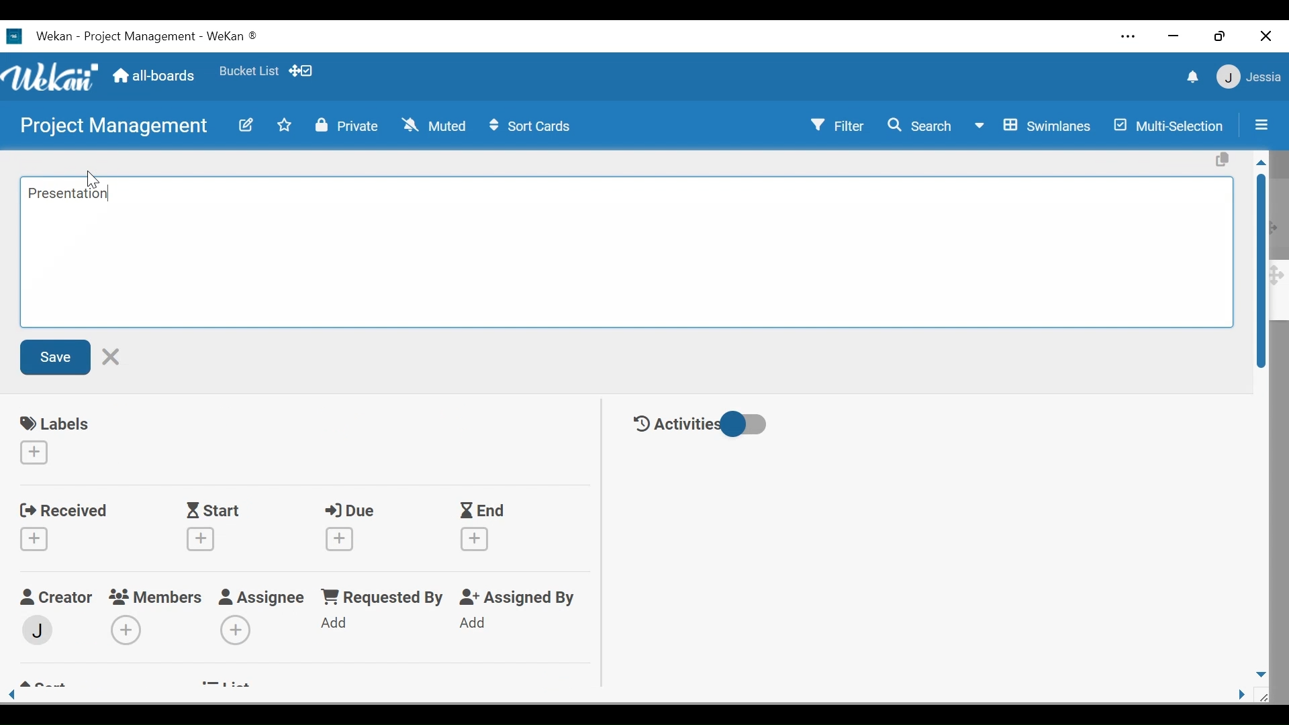 The image size is (1289, 725). I want to click on Filter, so click(837, 126).